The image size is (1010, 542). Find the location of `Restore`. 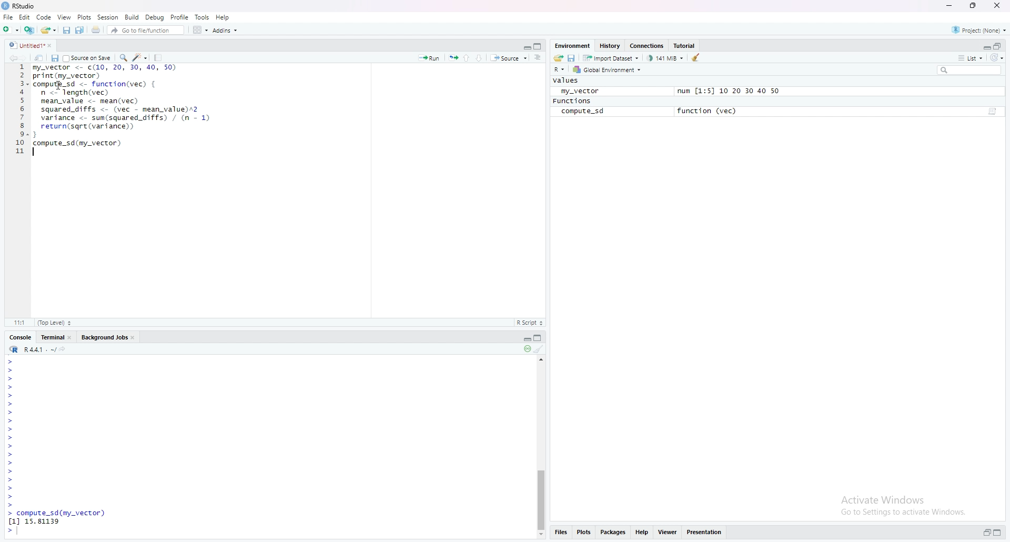

Restore is located at coordinates (986, 533).